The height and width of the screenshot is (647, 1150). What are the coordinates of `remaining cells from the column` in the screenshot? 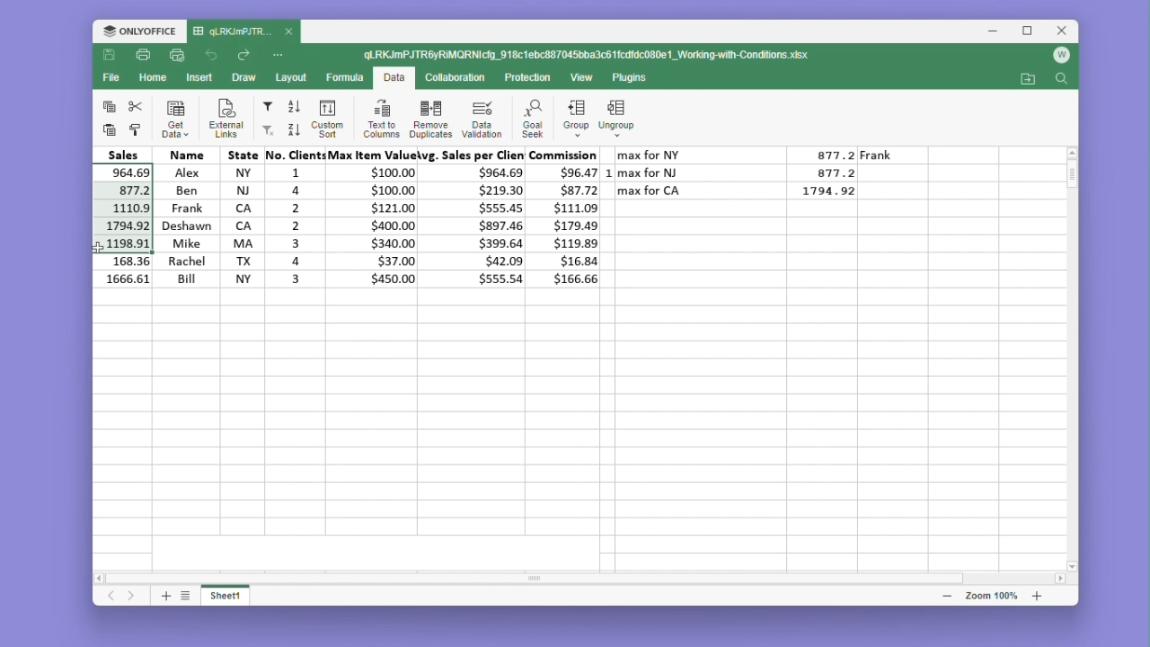 It's located at (126, 272).